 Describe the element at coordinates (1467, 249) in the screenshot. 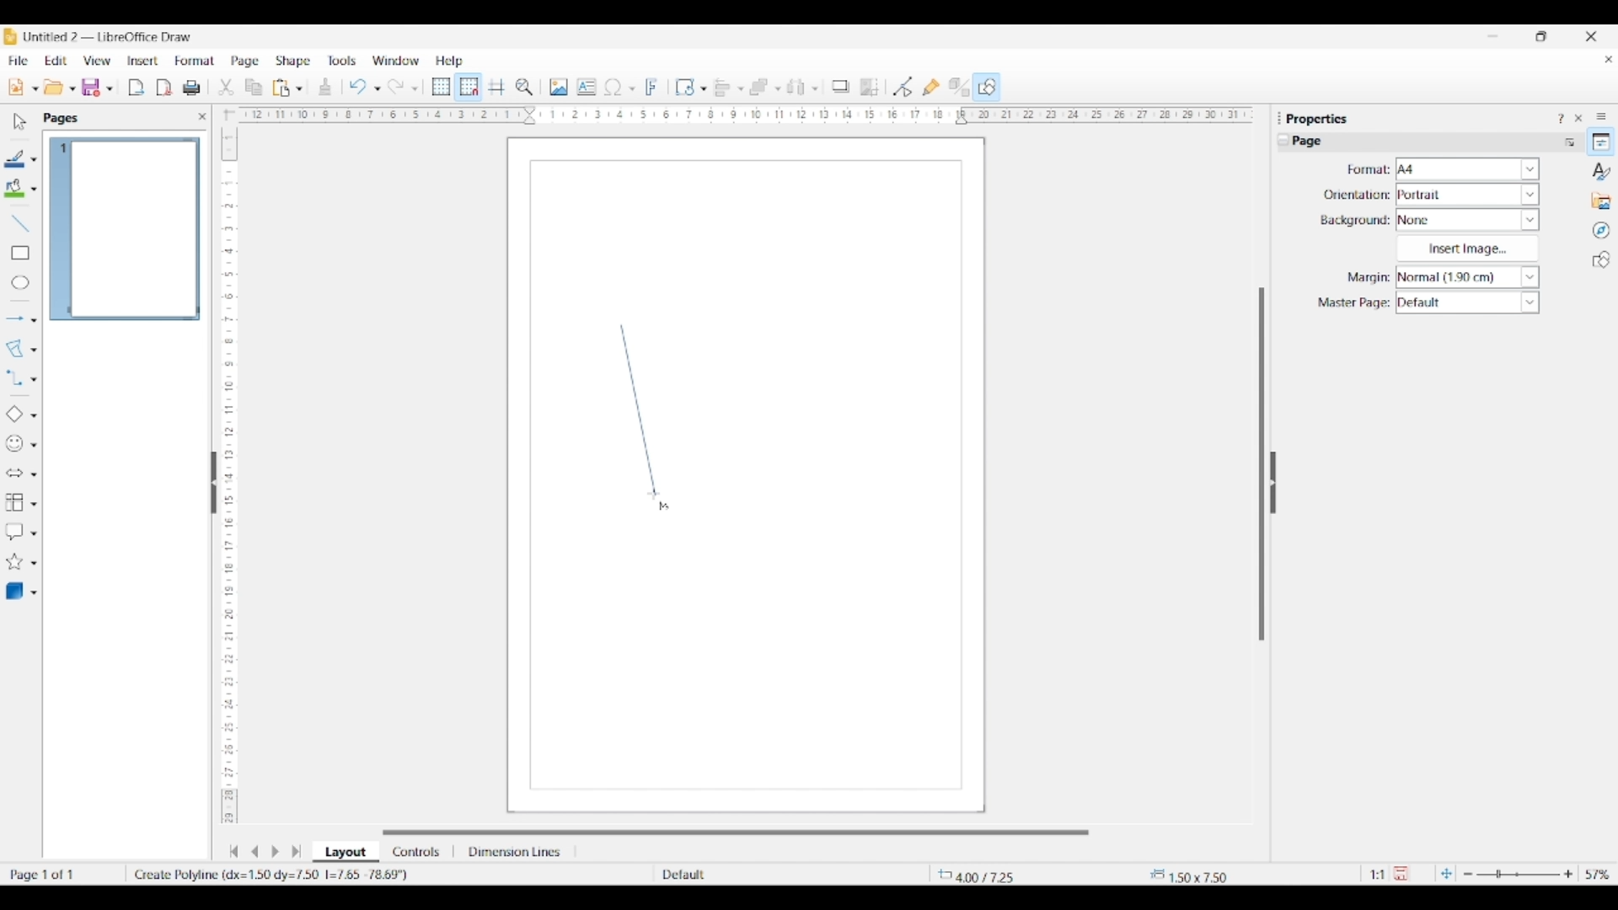

I see `Insert image` at that location.